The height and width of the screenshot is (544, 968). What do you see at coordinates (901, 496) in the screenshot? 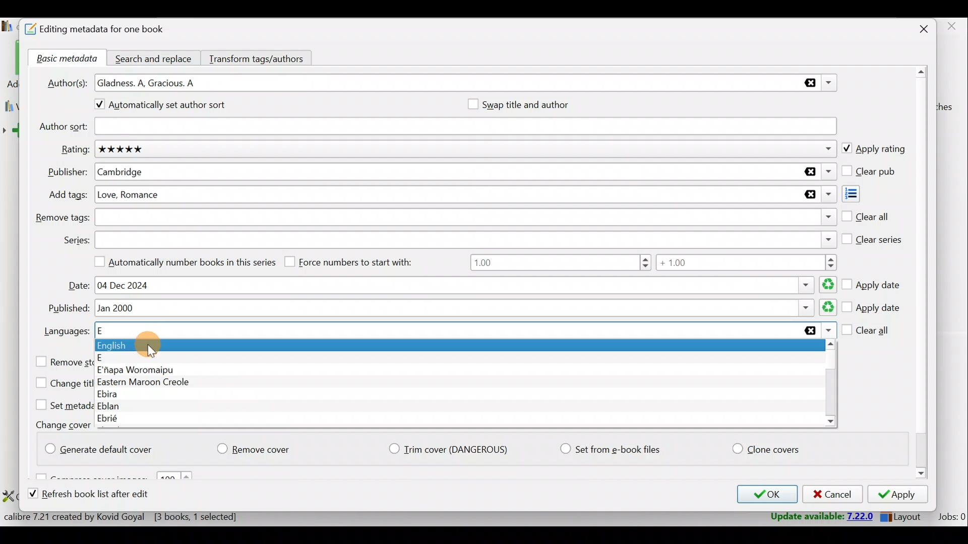
I see `Apply` at bounding box center [901, 496].